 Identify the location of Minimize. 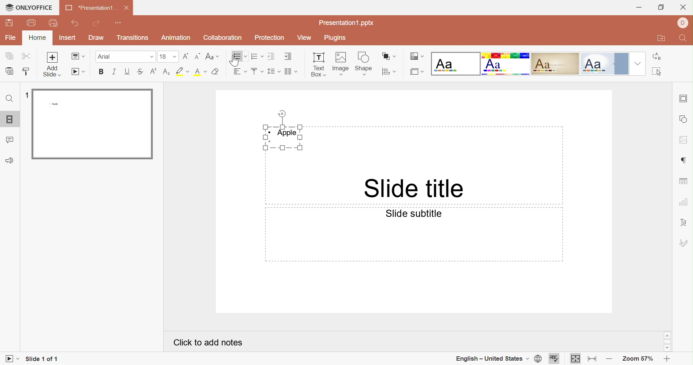
(641, 6).